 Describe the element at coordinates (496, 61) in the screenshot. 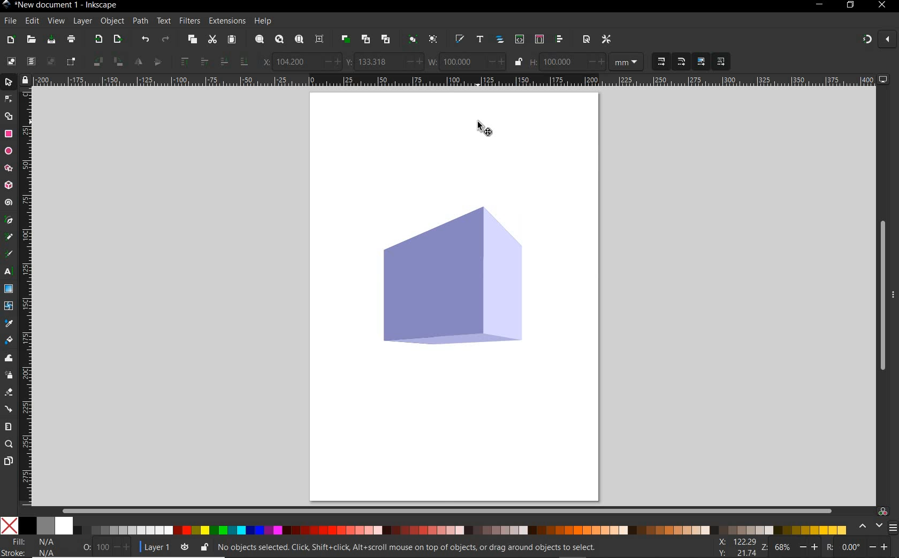

I see `increase/decrease` at that location.